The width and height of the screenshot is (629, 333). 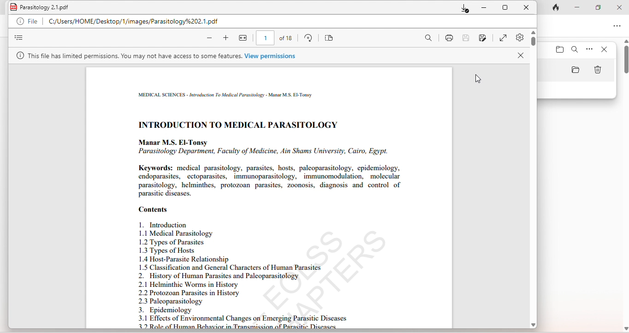 I want to click on View permissions, so click(x=273, y=56).